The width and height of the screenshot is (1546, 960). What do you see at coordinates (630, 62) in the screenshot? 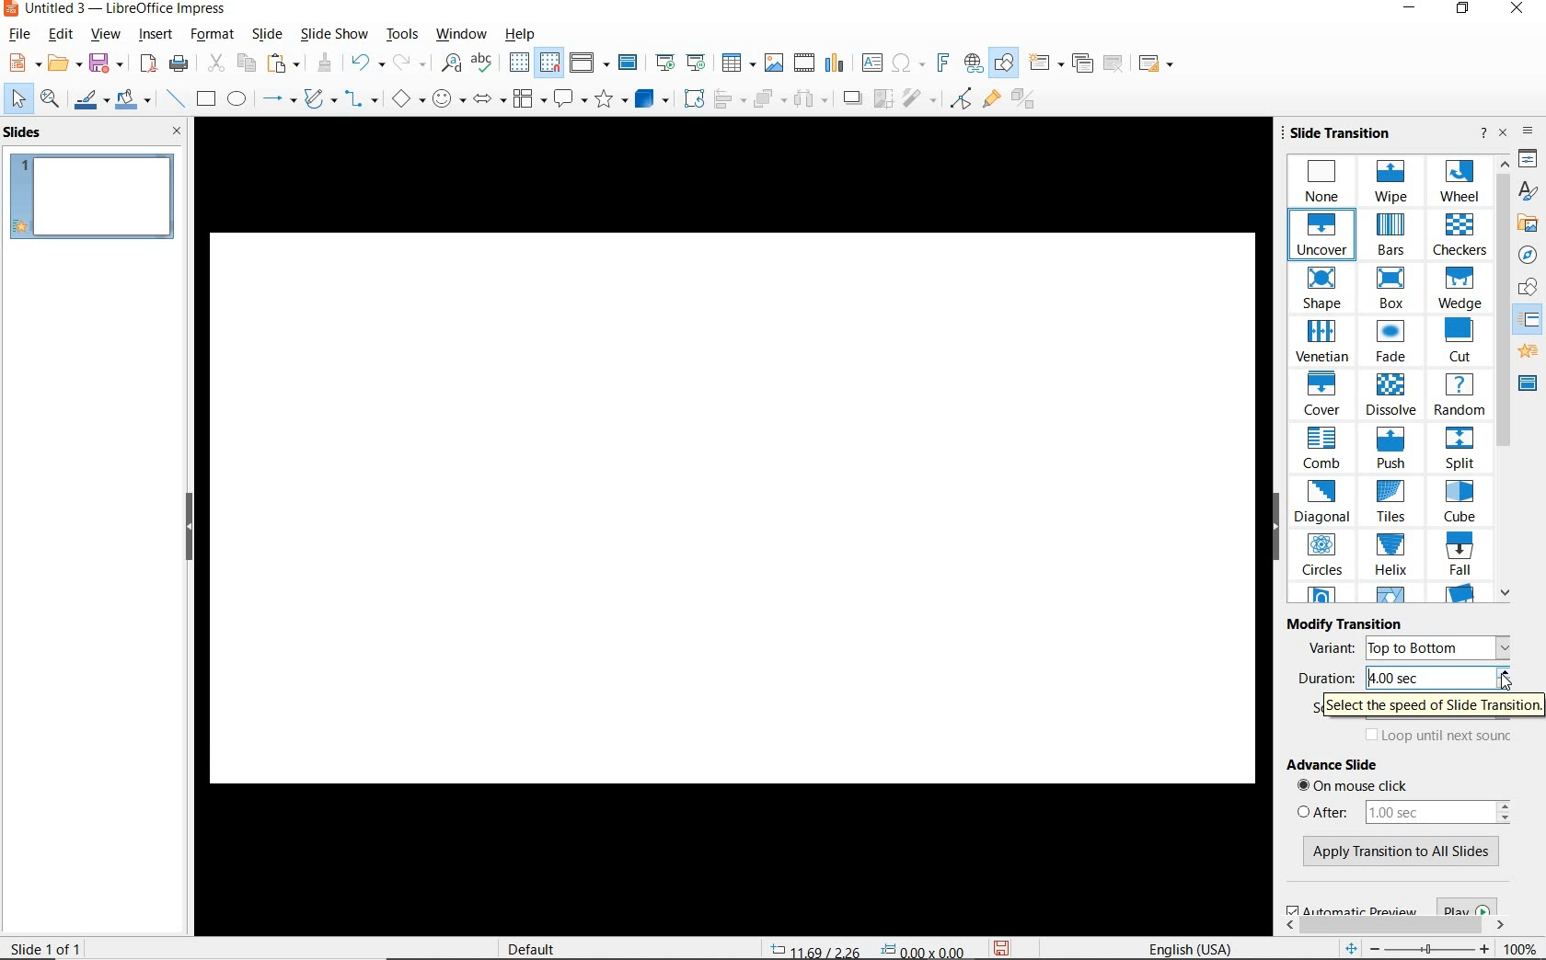
I see `` at bounding box center [630, 62].